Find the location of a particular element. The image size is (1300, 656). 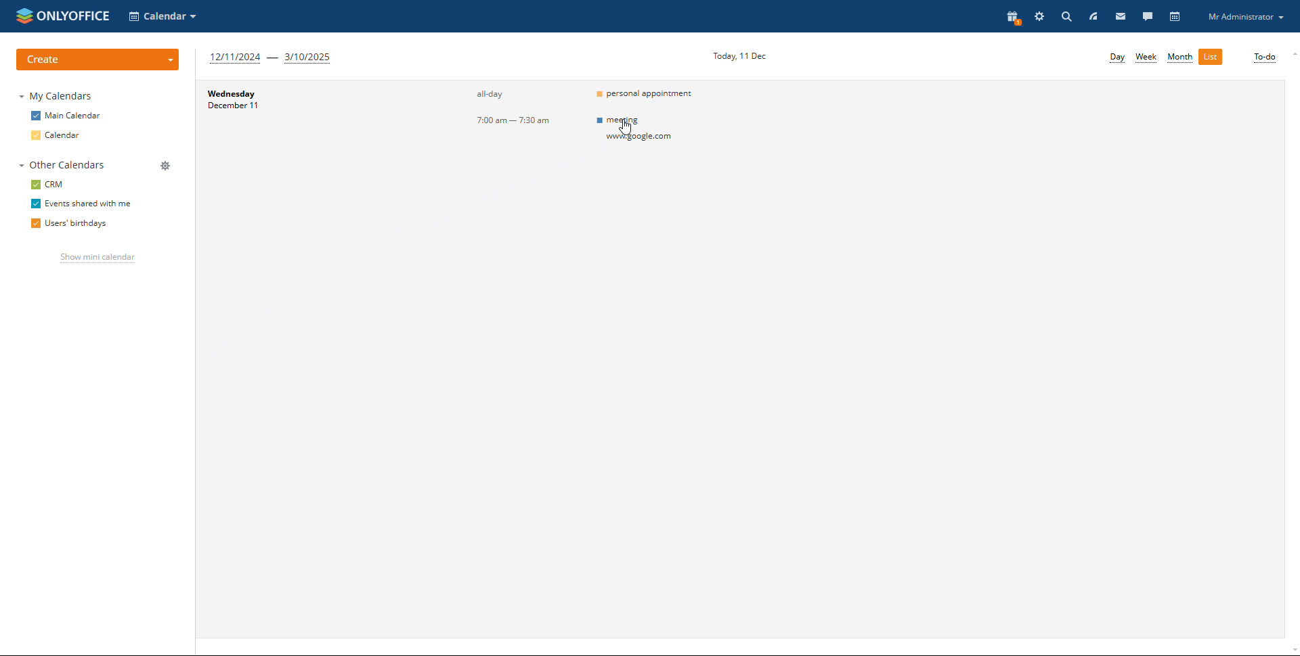

calendar is located at coordinates (55, 135).